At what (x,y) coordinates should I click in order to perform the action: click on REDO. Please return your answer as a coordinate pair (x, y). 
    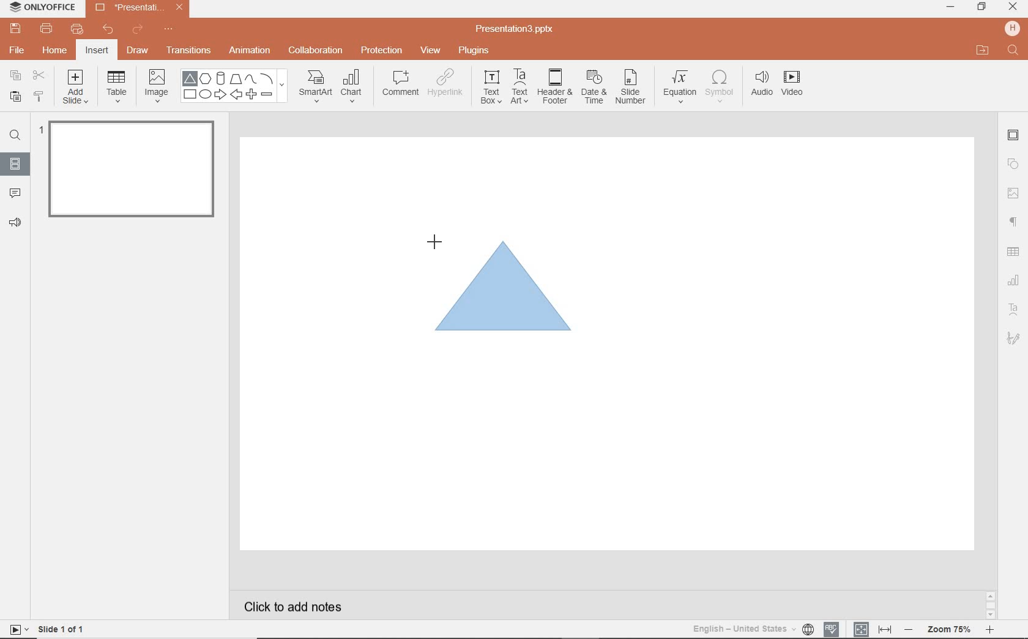
    Looking at the image, I should click on (139, 30).